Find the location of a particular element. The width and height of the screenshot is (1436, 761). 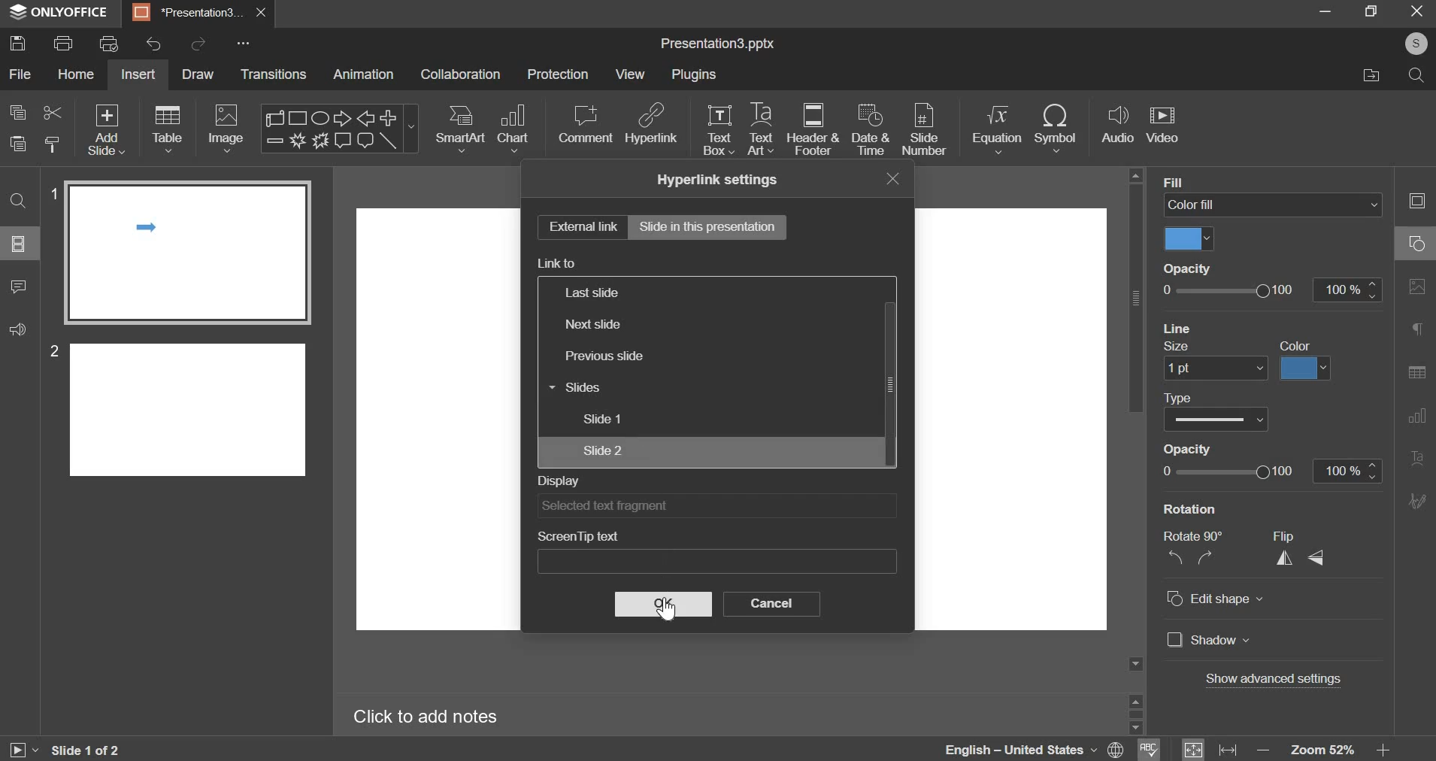

link to is located at coordinates (557, 263).